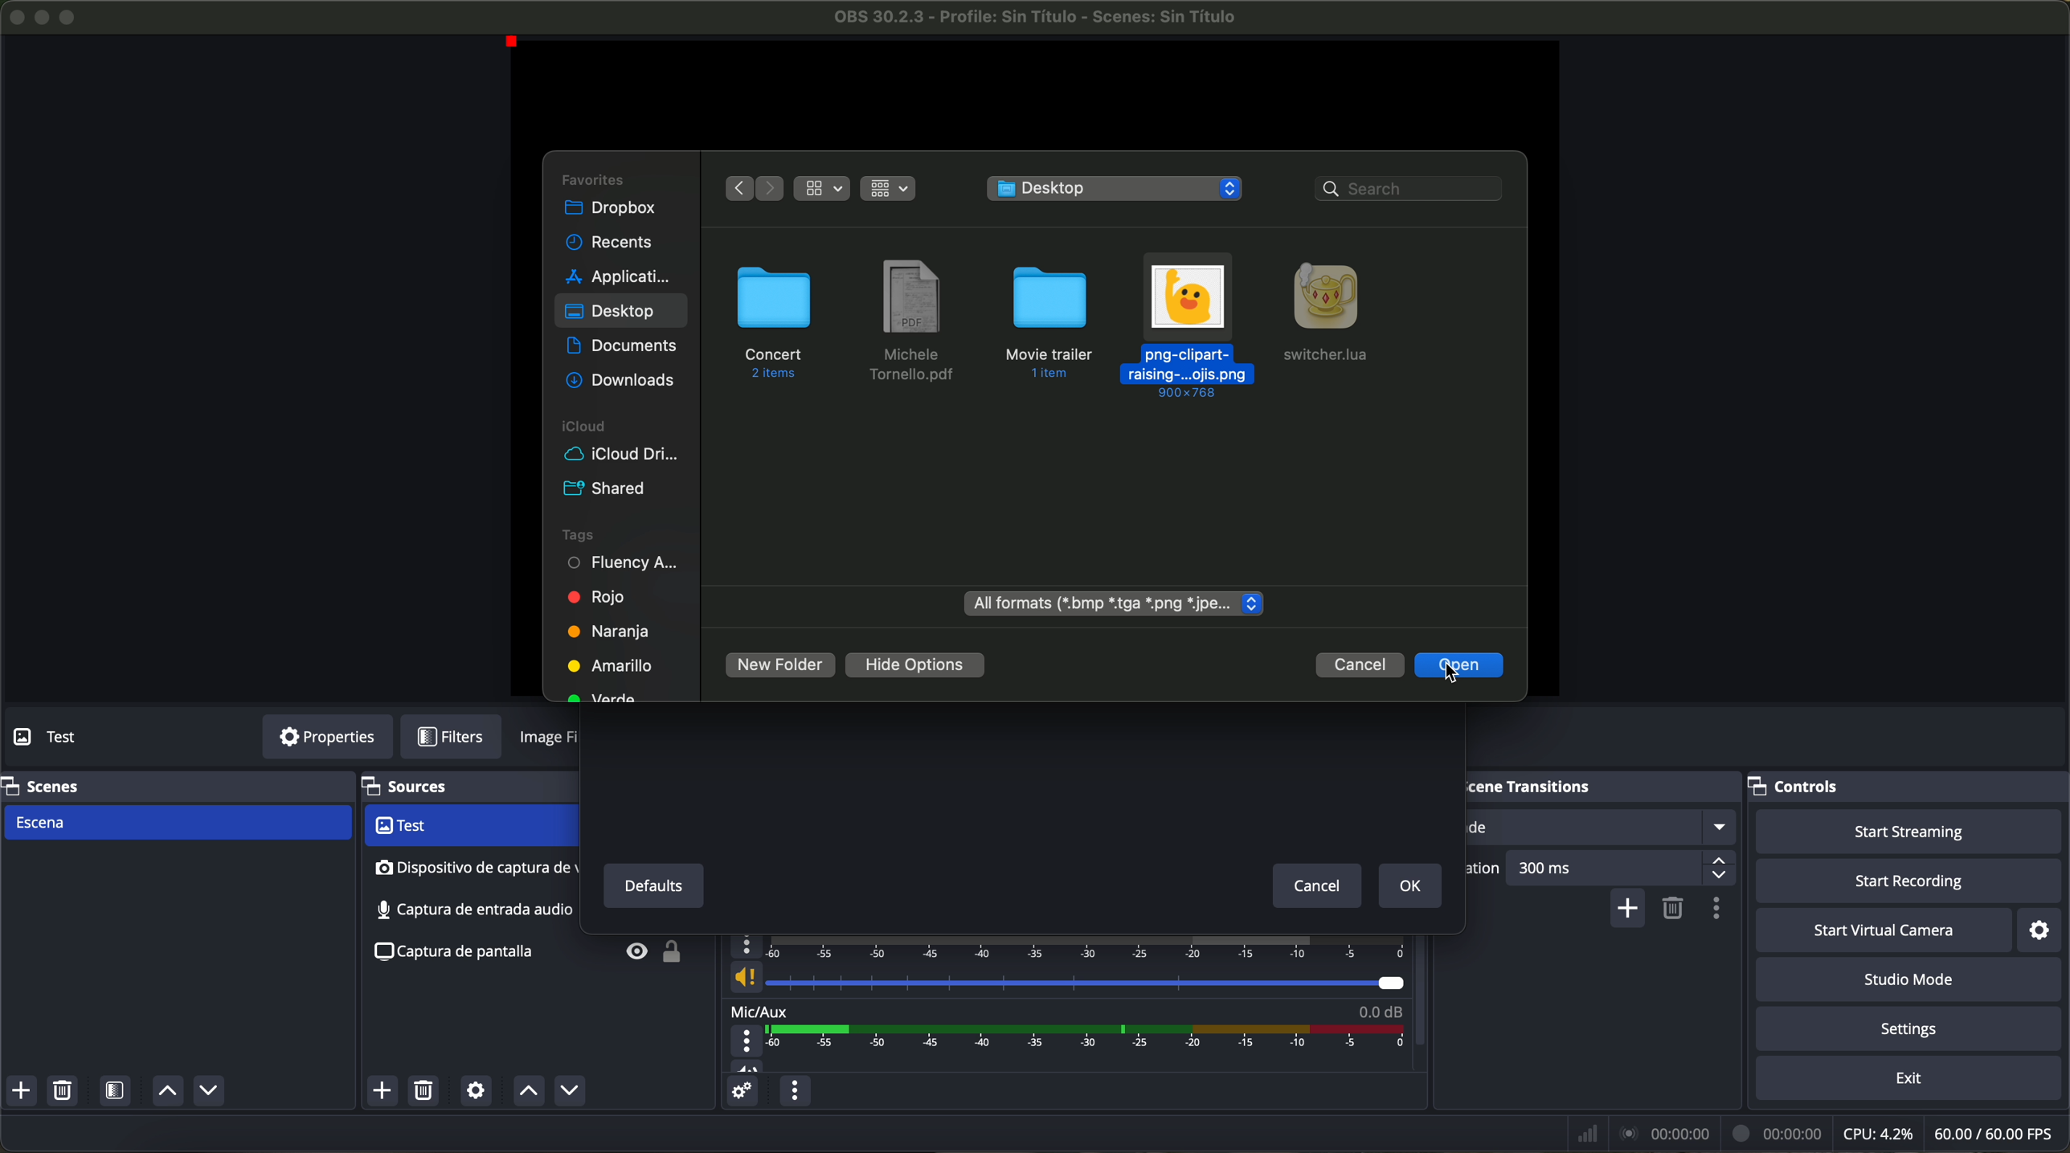  What do you see at coordinates (468, 827) in the screenshot?
I see `video capture device` at bounding box center [468, 827].